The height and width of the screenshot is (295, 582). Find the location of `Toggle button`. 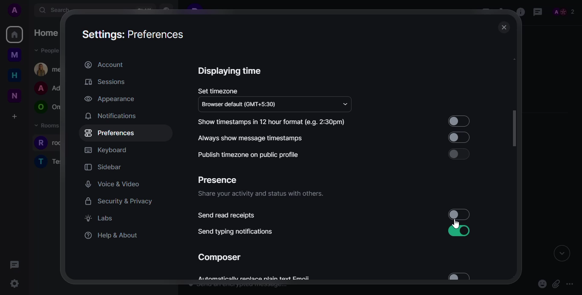

Toggle button is located at coordinates (456, 138).